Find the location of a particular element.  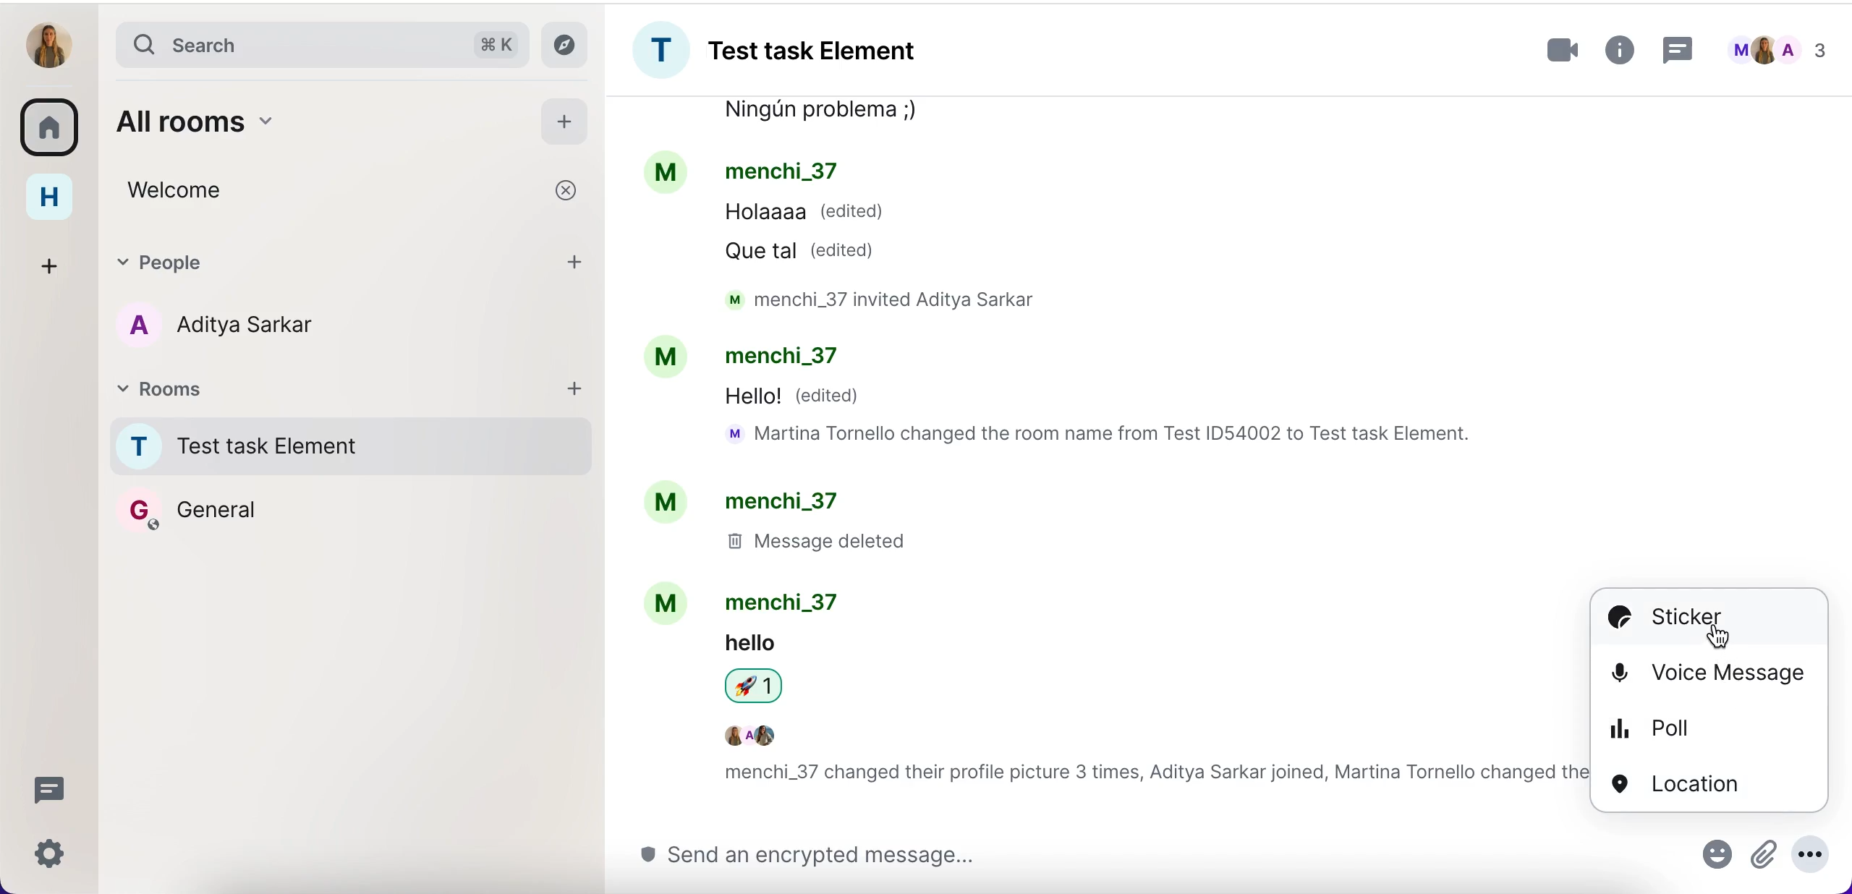

create a space is located at coordinates (50, 265).